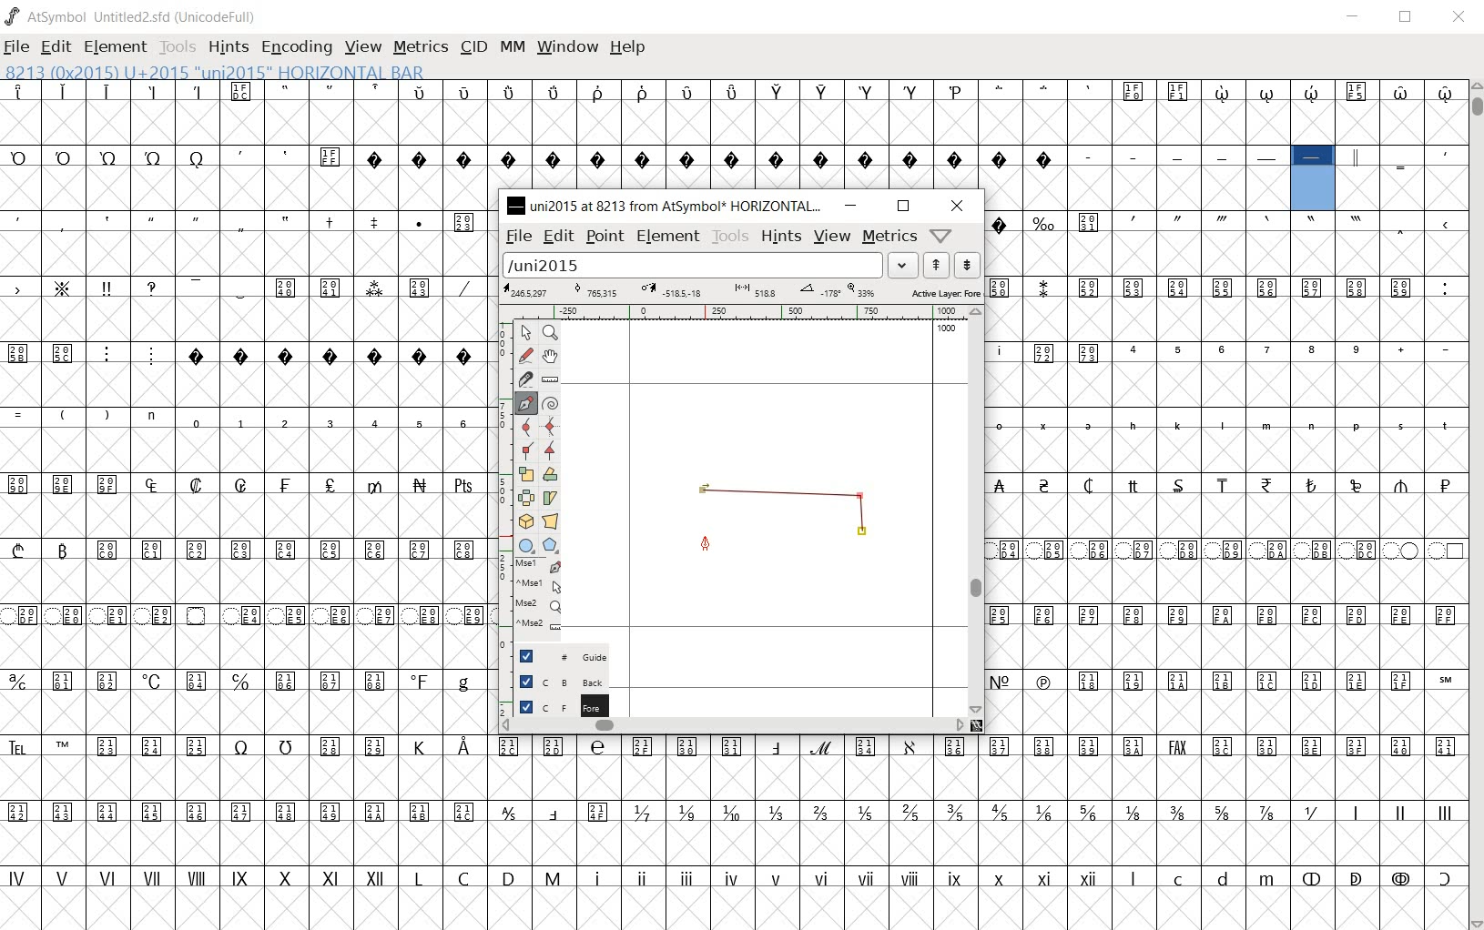 The image size is (1484, 930). What do you see at coordinates (213, 72) in the screenshot?
I see `8213 (0x2015) U+2015 "uni2015" HORIZONTAL BAR` at bounding box center [213, 72].